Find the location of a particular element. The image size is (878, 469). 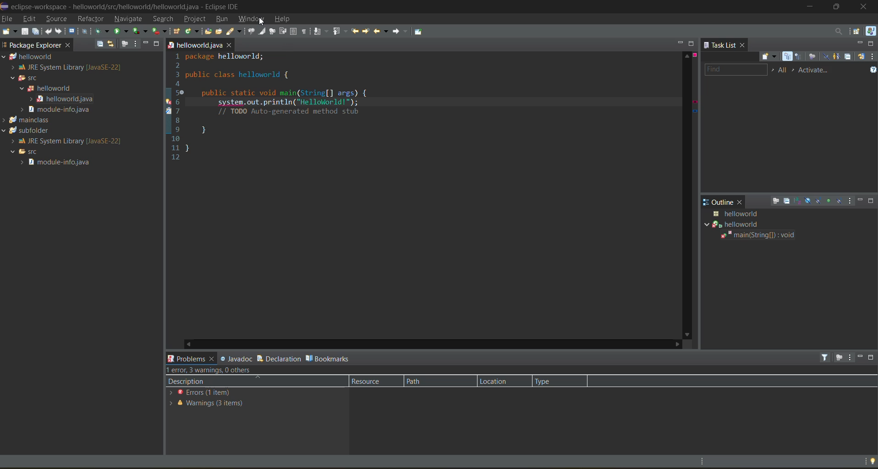

line info is located at coordinates (165, 110).